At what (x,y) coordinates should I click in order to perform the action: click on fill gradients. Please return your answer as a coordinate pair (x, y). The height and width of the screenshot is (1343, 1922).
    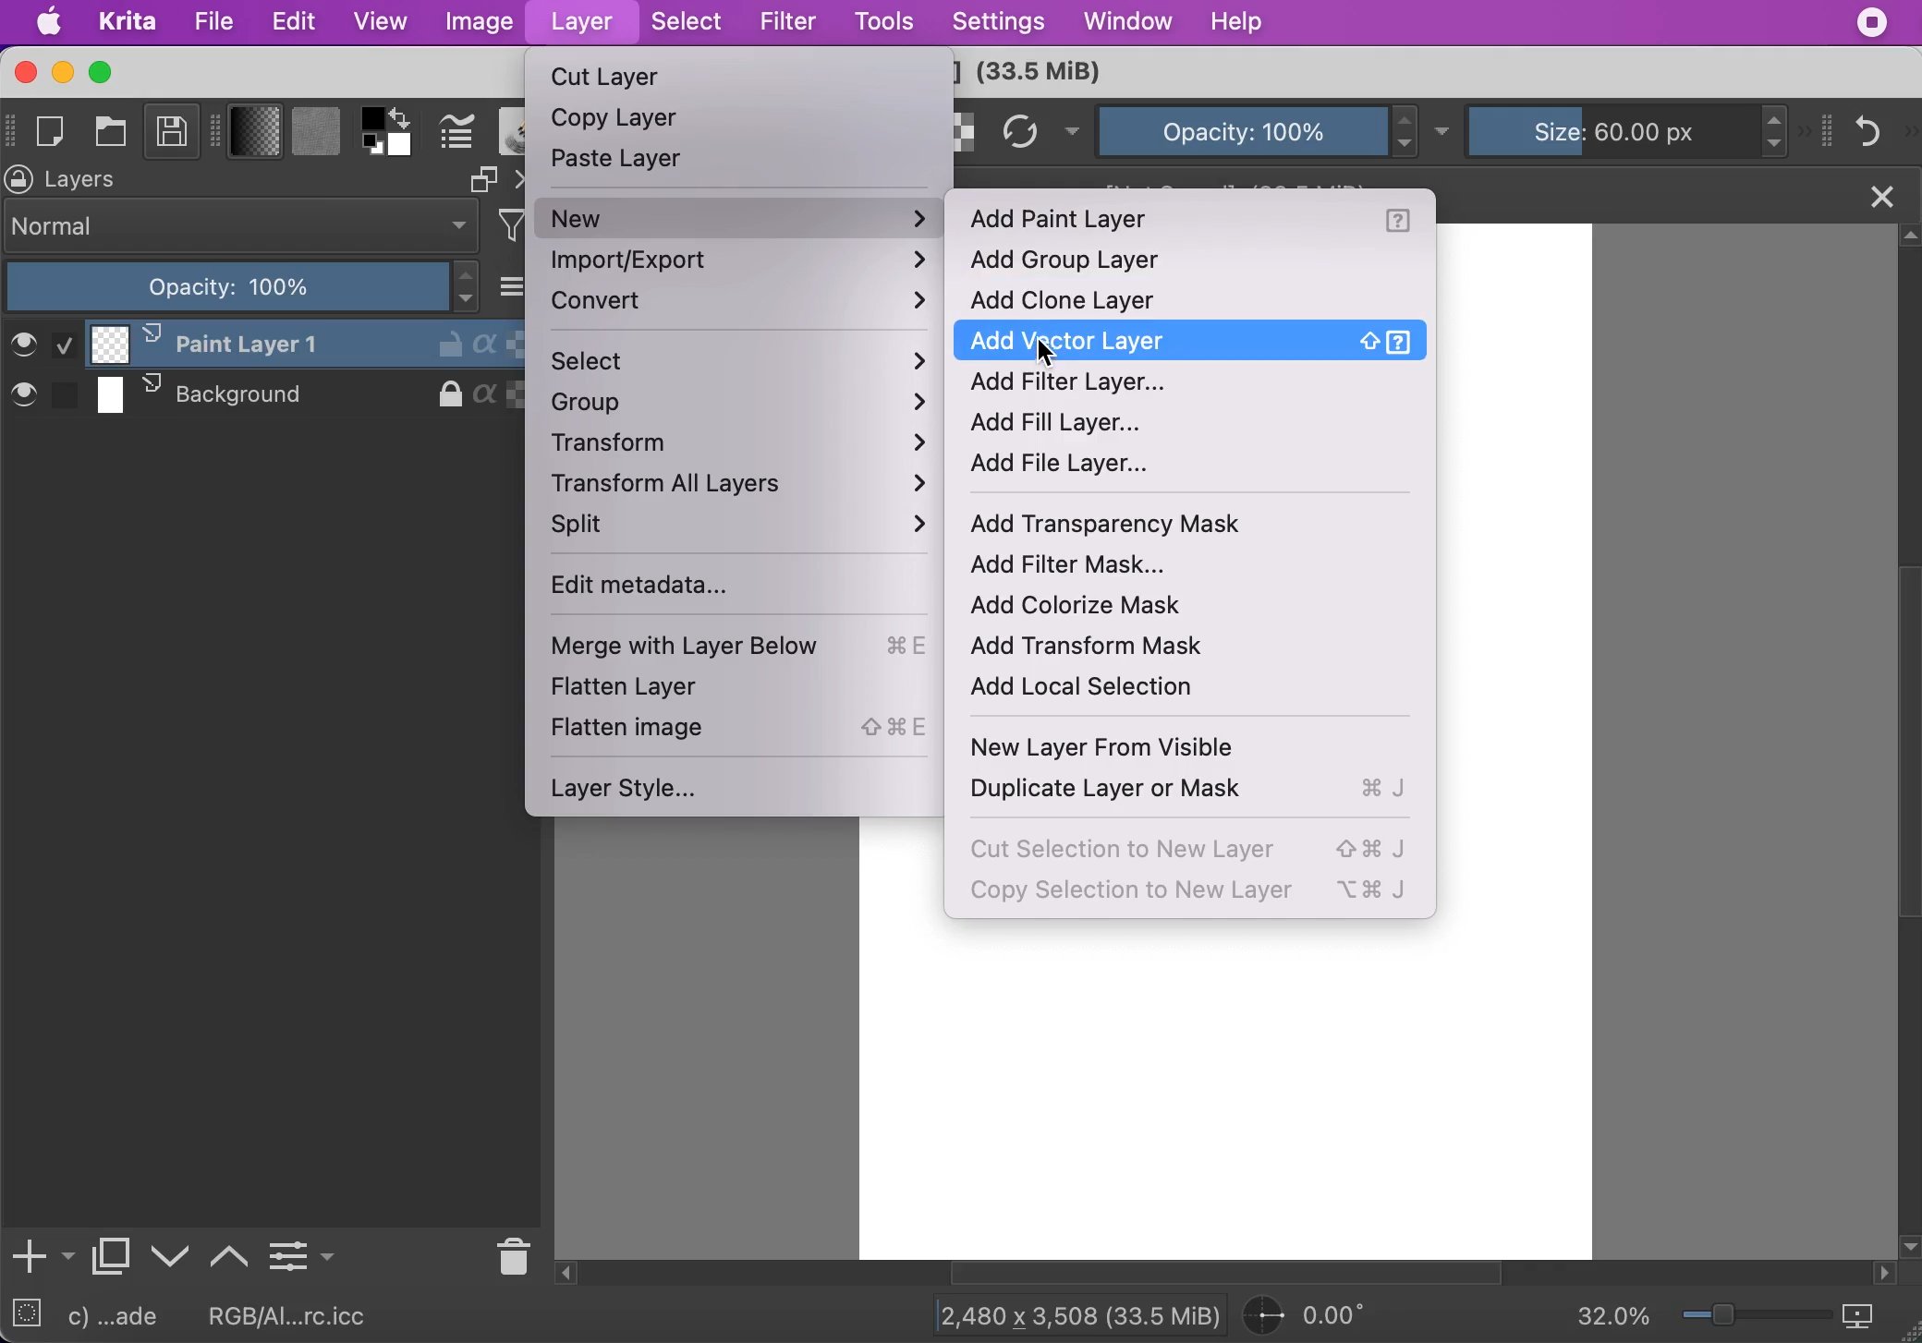
    Looking at the image, I should click on (256, 133).